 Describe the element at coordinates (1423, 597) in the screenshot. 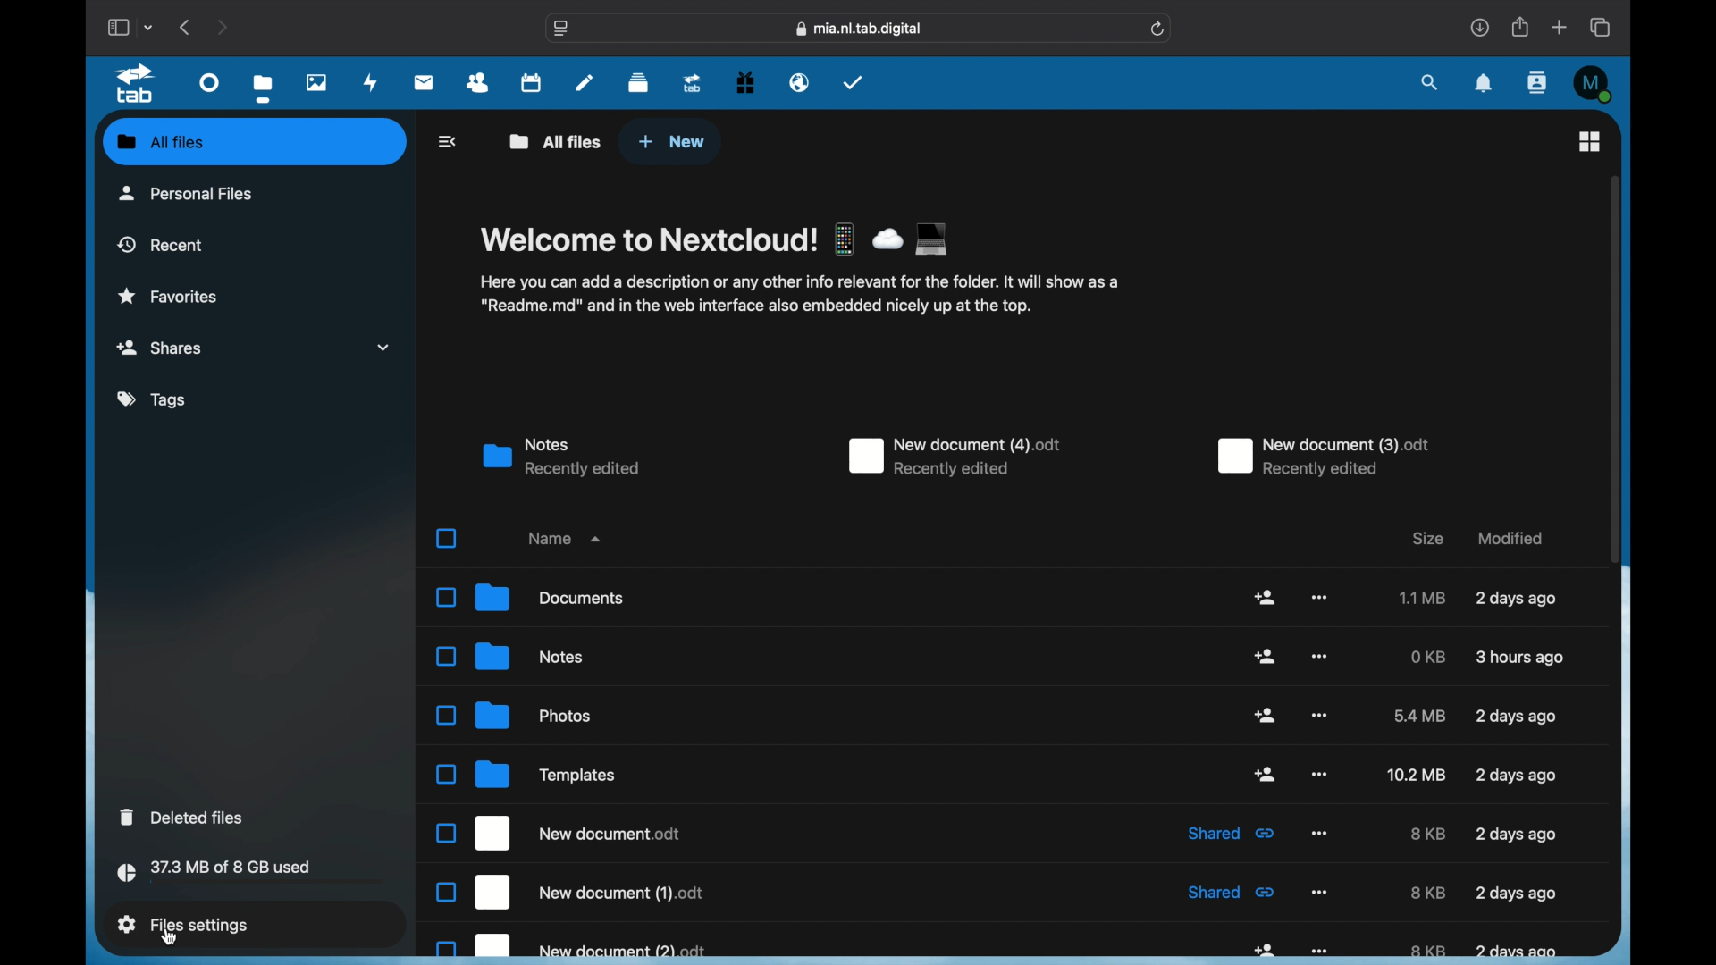

I see `size` at that location.